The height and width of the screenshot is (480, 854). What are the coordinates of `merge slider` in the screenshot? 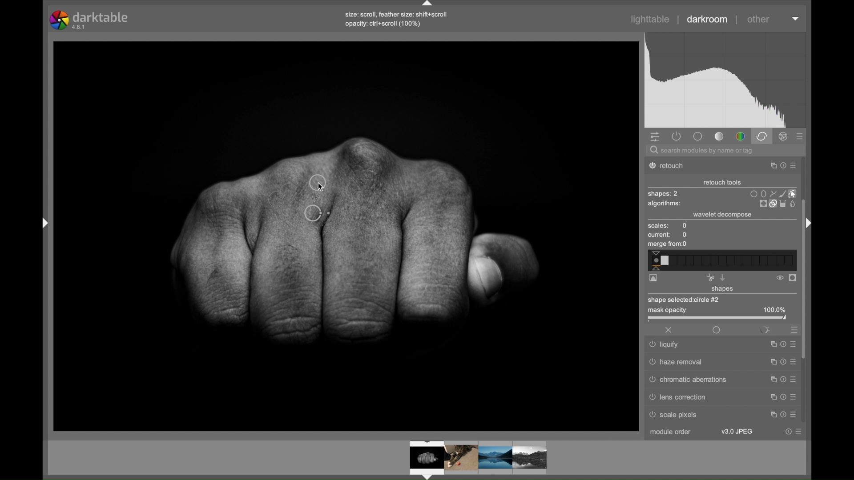 It's located at (721, 260).